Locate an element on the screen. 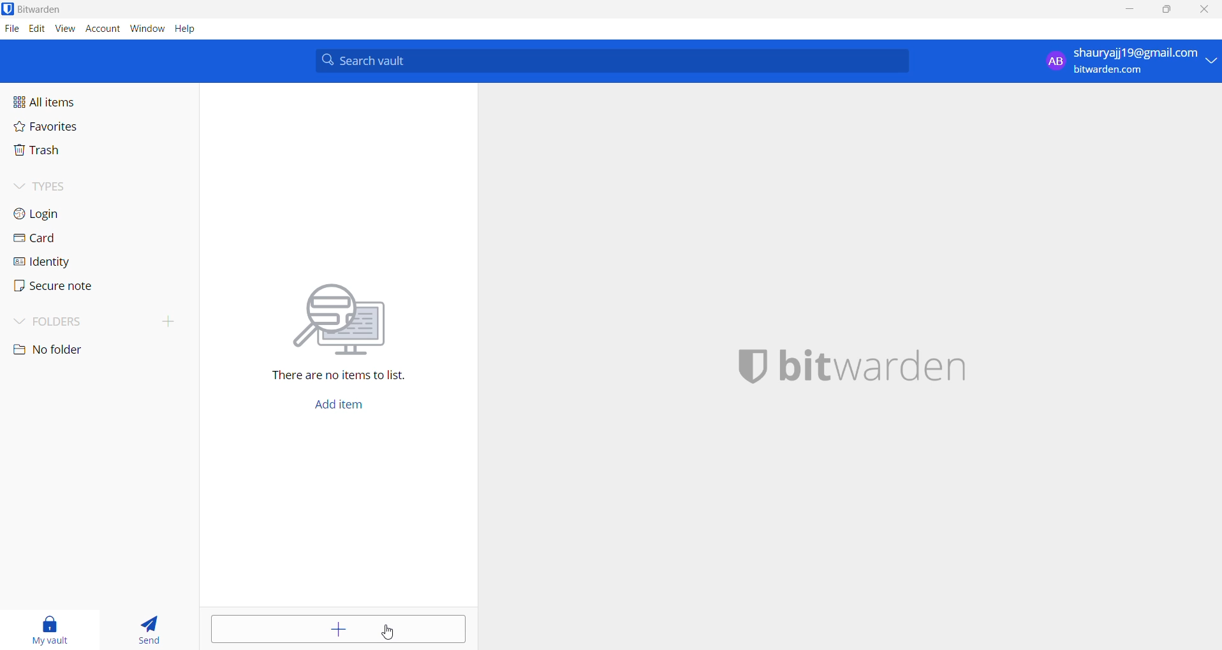  trash is located at coordinates (74, 152).